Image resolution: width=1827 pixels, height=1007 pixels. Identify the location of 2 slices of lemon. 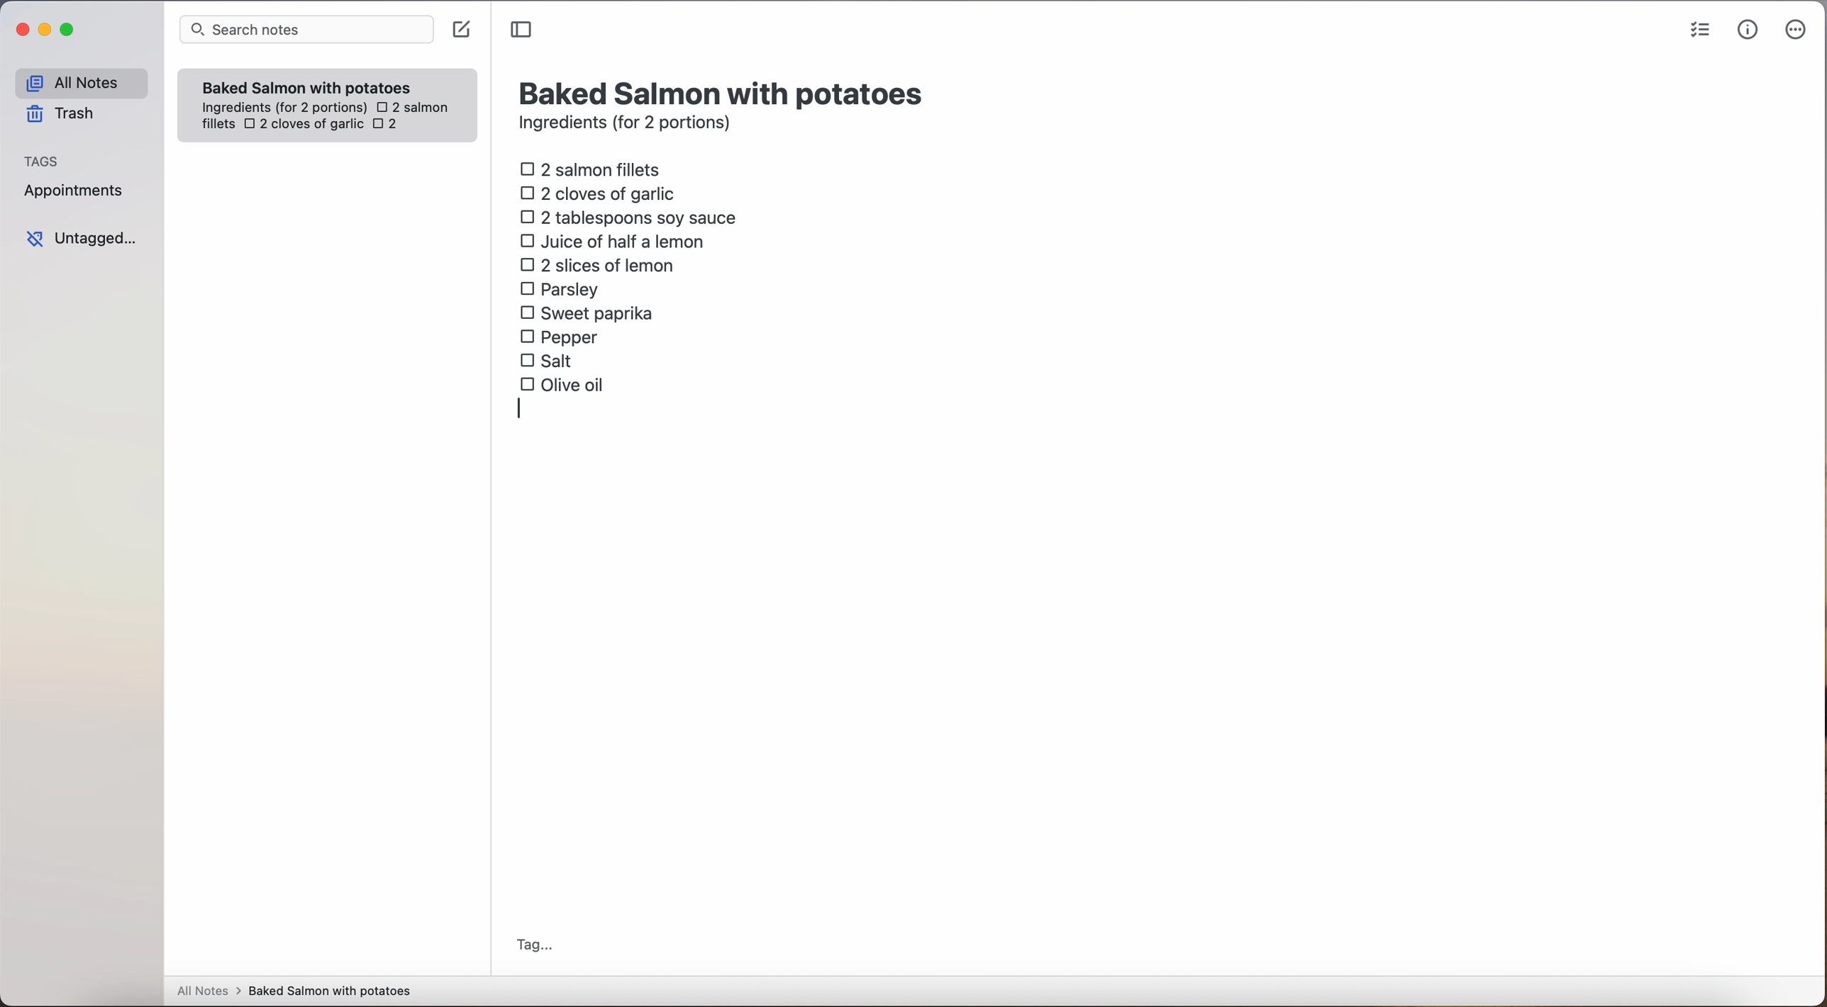
(598, 265).